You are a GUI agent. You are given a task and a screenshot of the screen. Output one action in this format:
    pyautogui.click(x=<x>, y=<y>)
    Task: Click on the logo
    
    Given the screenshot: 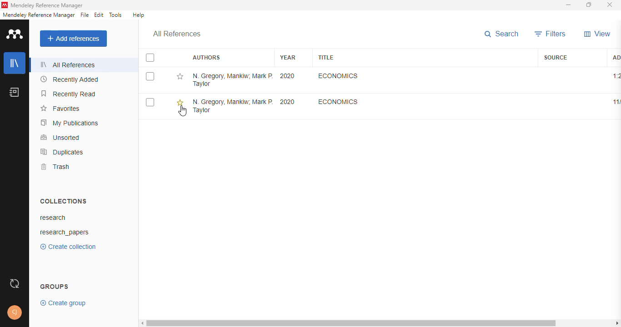 What is the action you would take?
    pyautogui.click(x=5, y=5)
    